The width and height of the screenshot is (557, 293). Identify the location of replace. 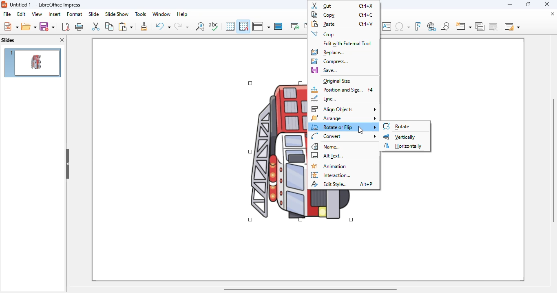
(327, 52).